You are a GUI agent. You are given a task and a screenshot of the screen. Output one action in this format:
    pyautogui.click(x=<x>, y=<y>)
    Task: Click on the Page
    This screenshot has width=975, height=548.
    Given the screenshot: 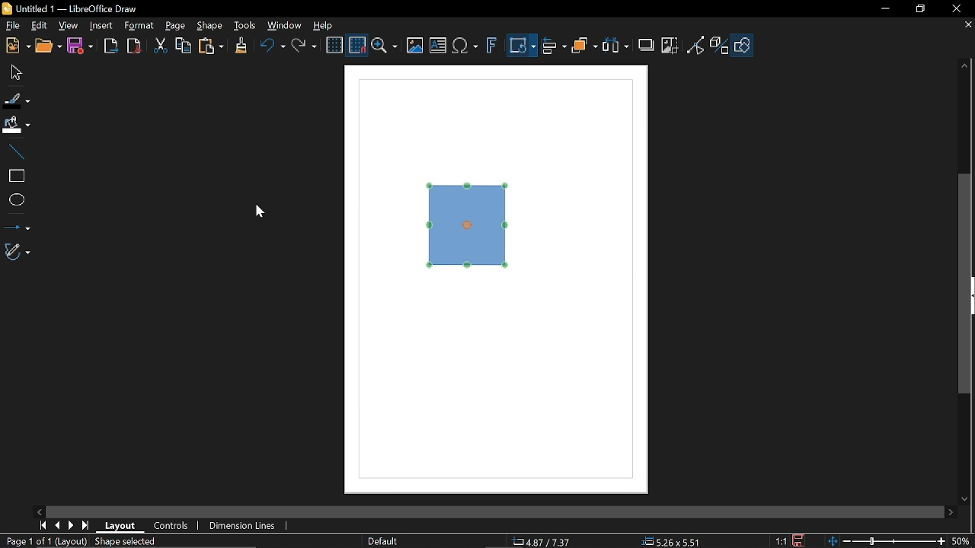 What is the action you would take?
    pyautogui.click(x=175, y=26)
    